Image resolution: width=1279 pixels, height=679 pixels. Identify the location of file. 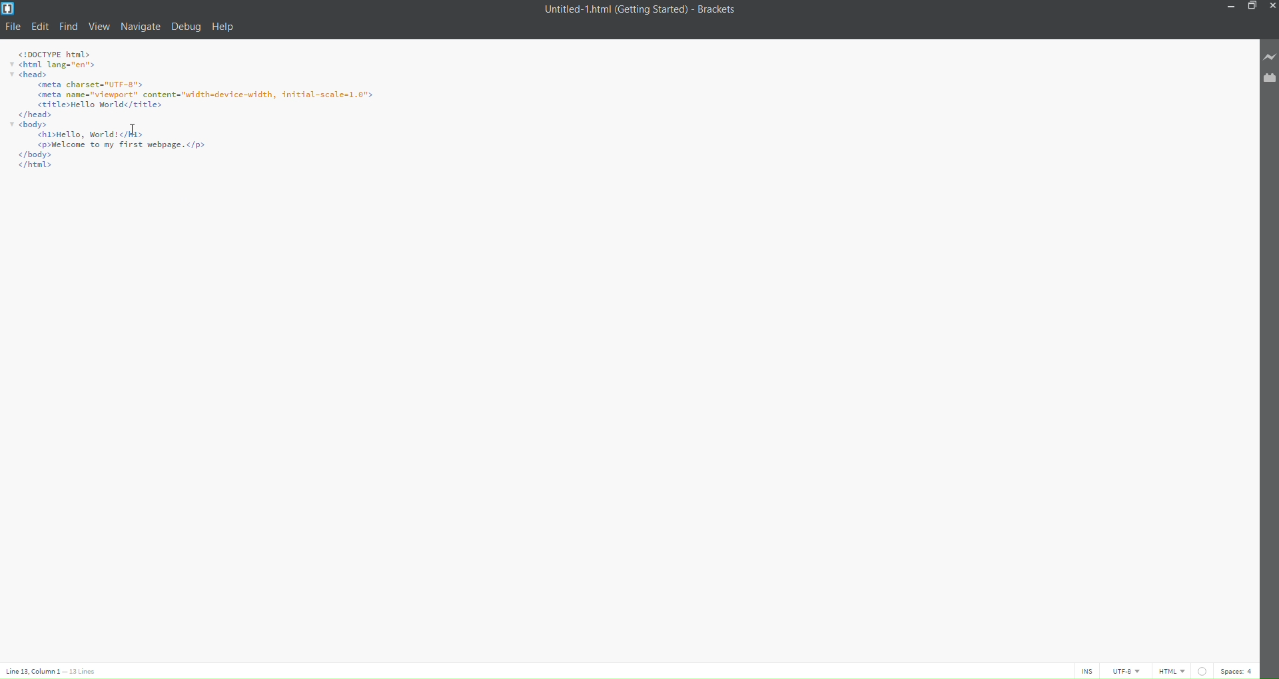
(14, 27).